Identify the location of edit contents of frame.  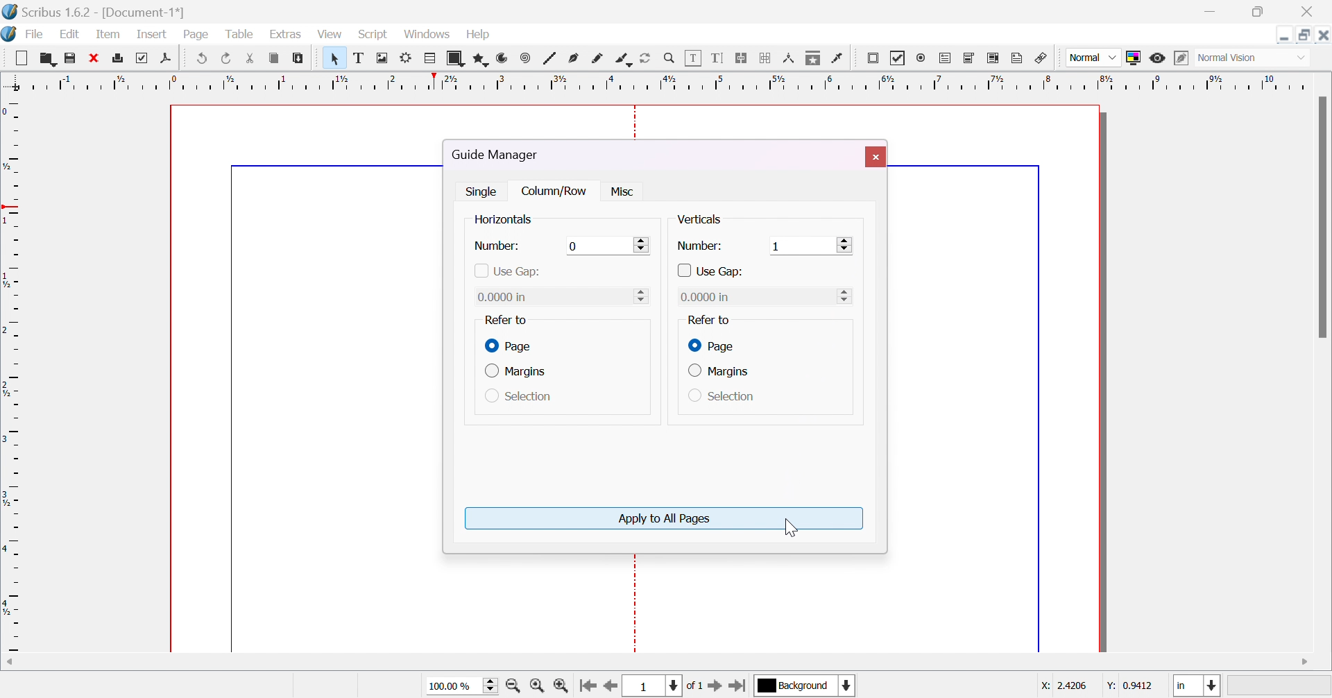
(696, 59).